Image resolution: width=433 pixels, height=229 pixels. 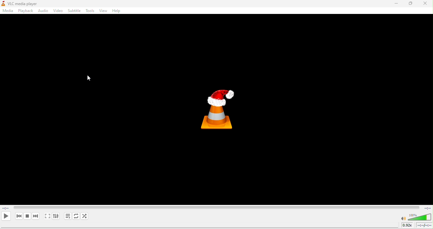 I want to click on icon, so click(x=217, y=109).